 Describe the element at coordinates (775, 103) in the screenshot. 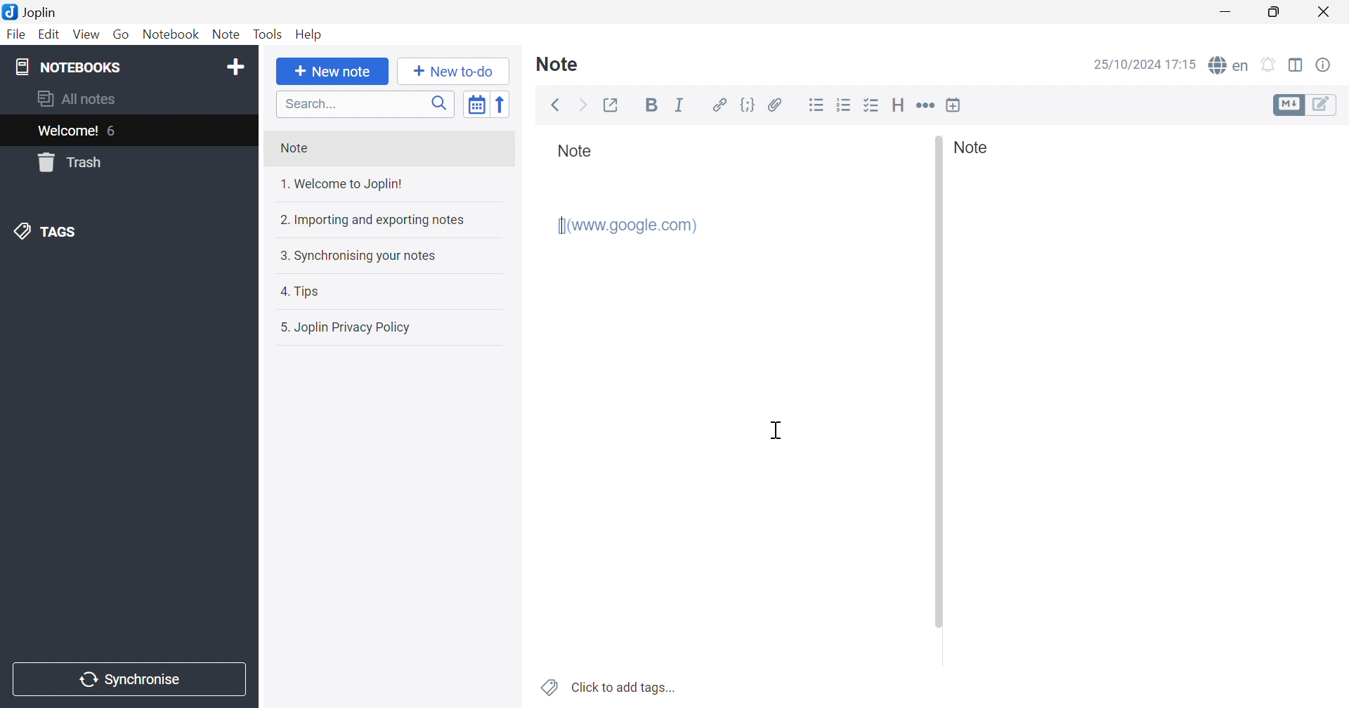

I see `Attach file` at that location.